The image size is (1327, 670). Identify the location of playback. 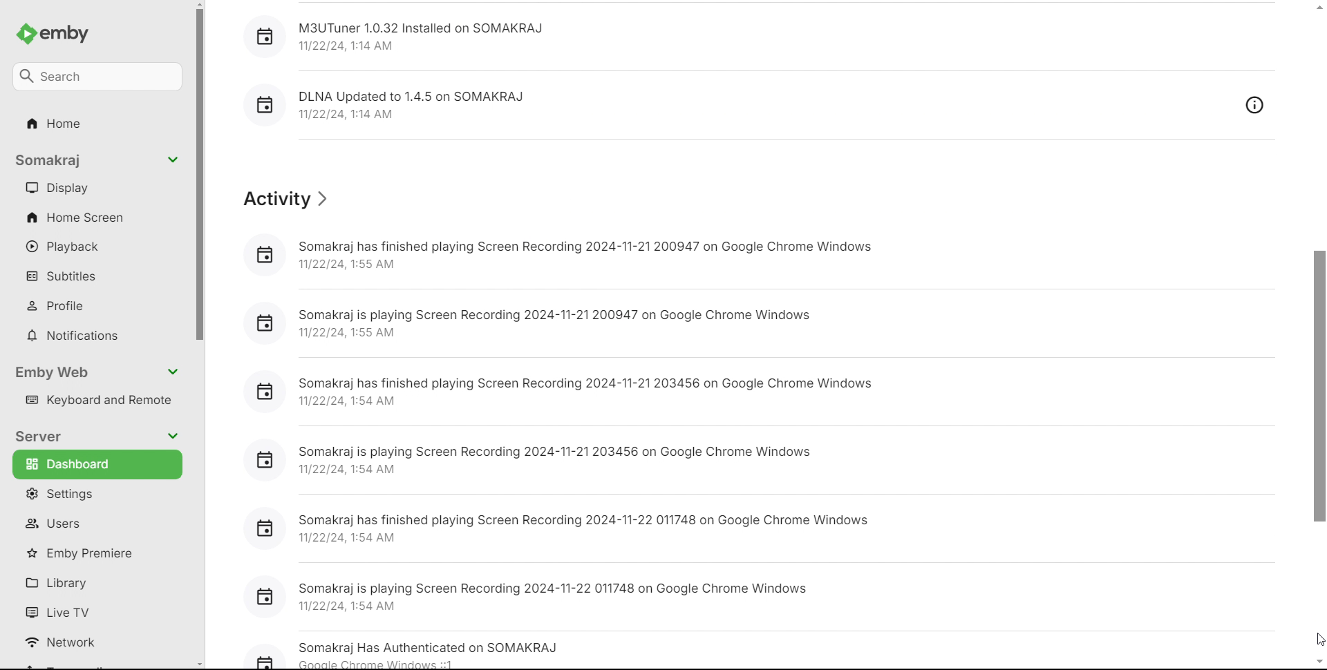
(98, 245).